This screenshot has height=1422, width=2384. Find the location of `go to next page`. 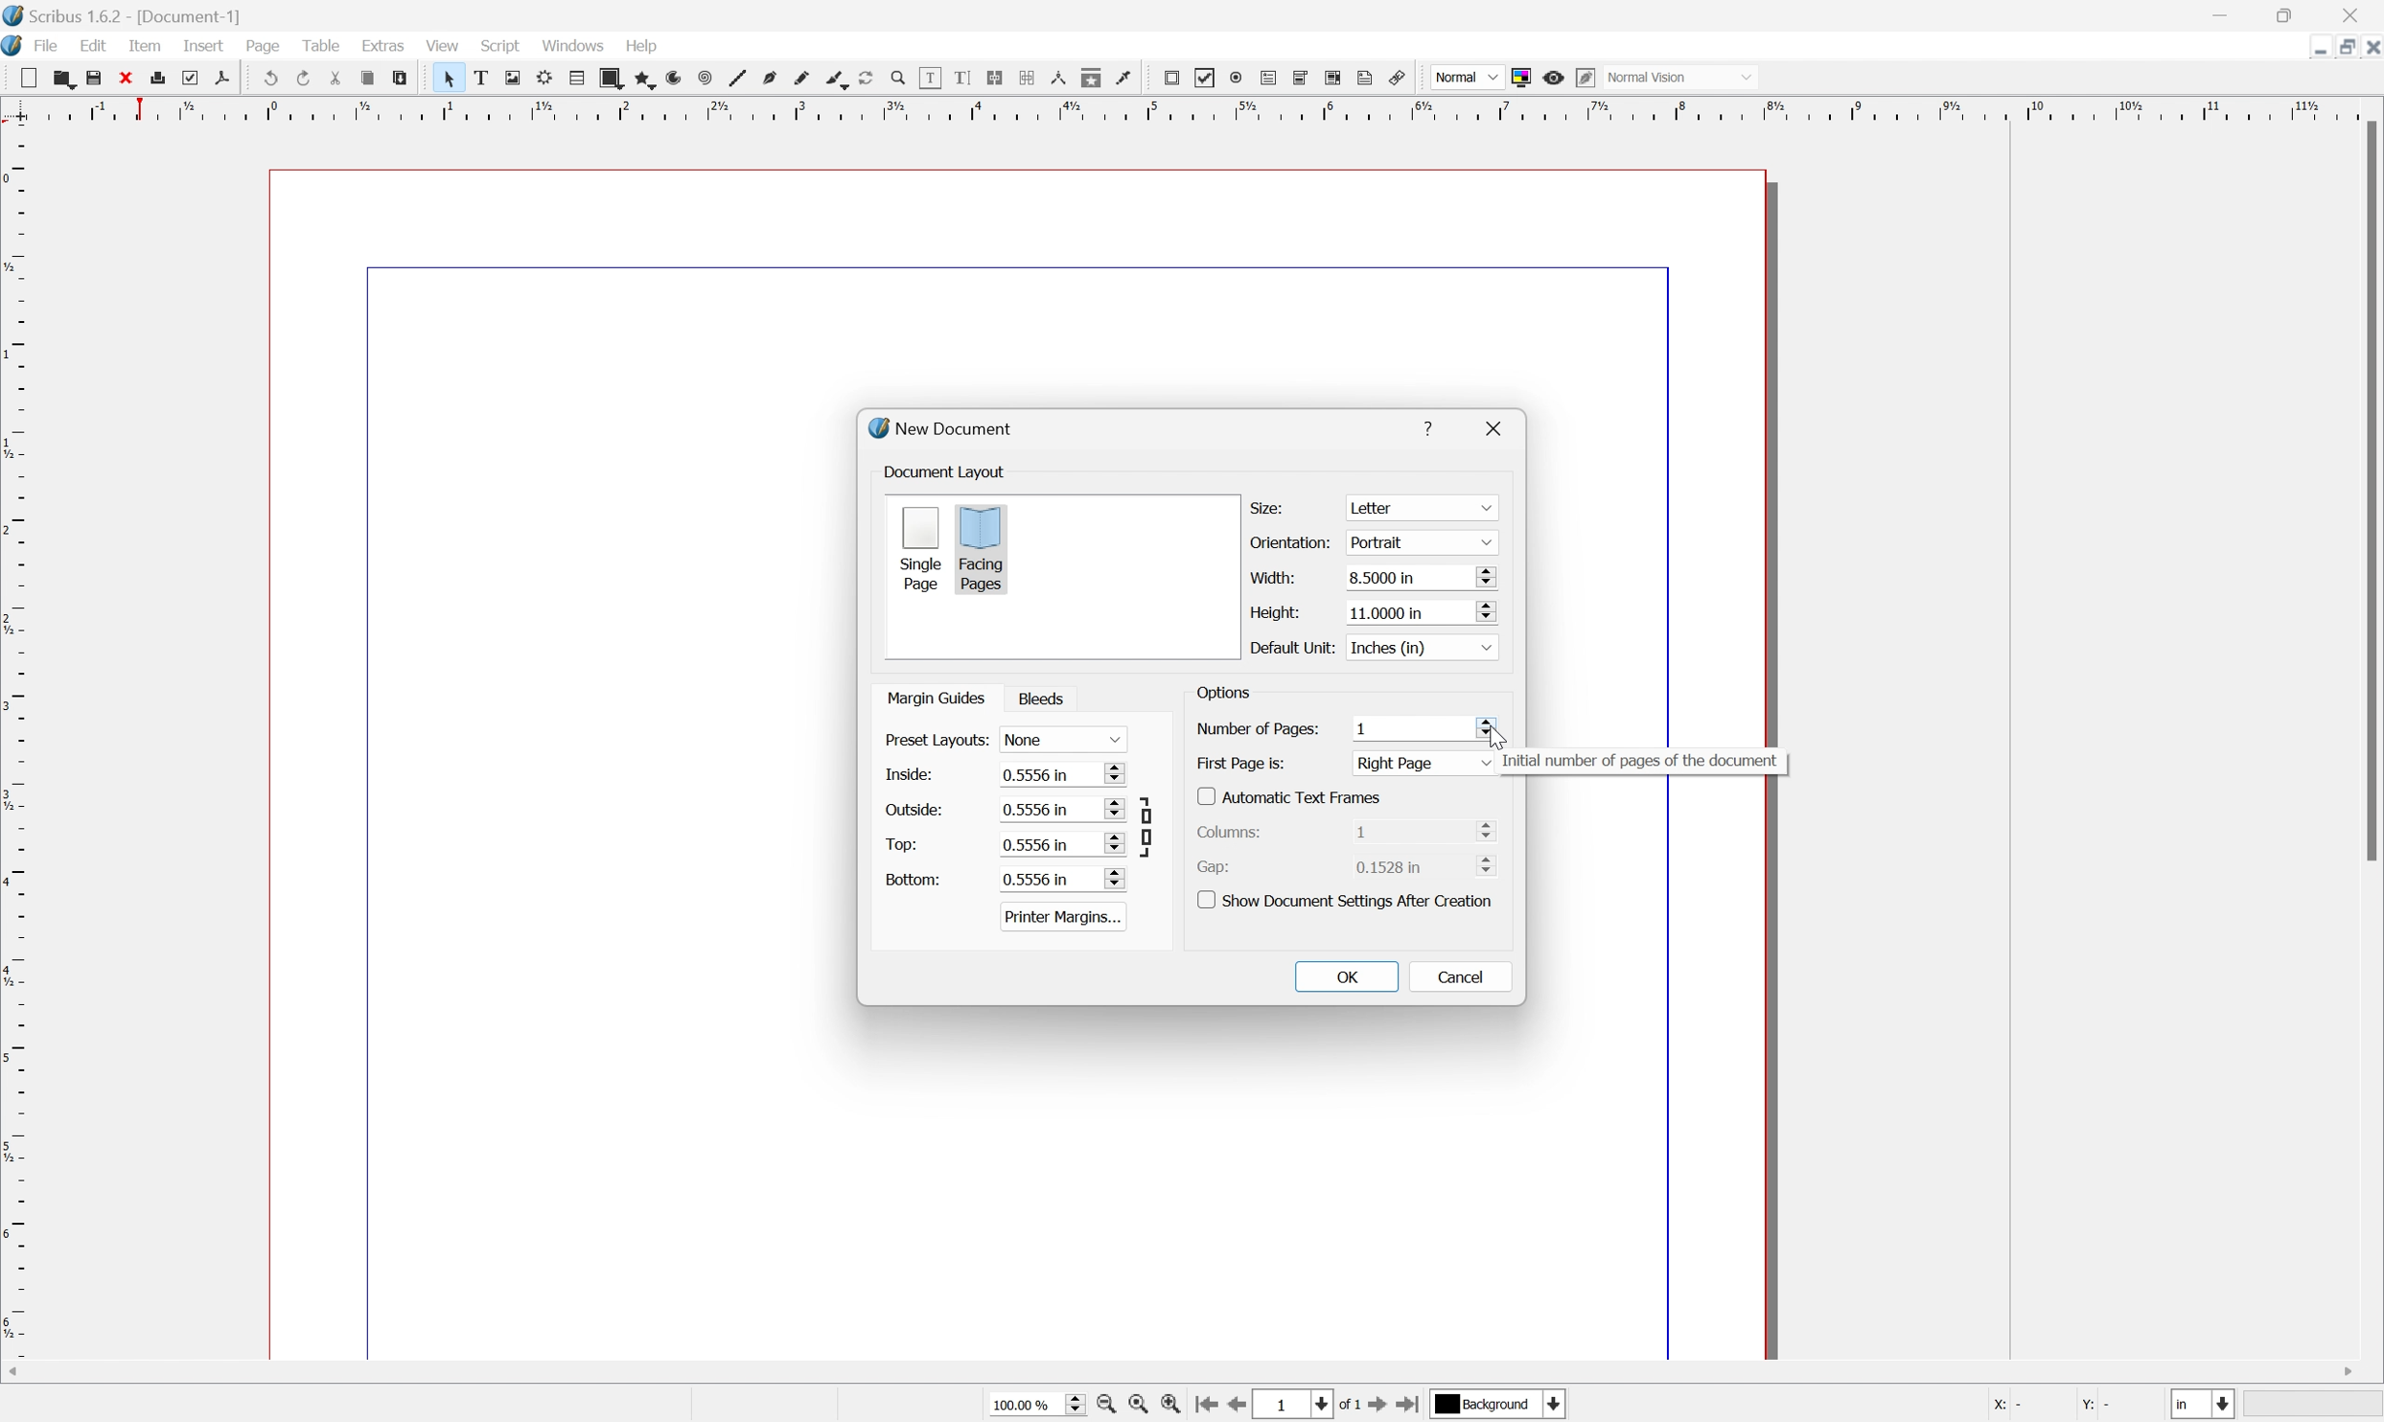

go to next page is located at coordinates (1378, 1407).